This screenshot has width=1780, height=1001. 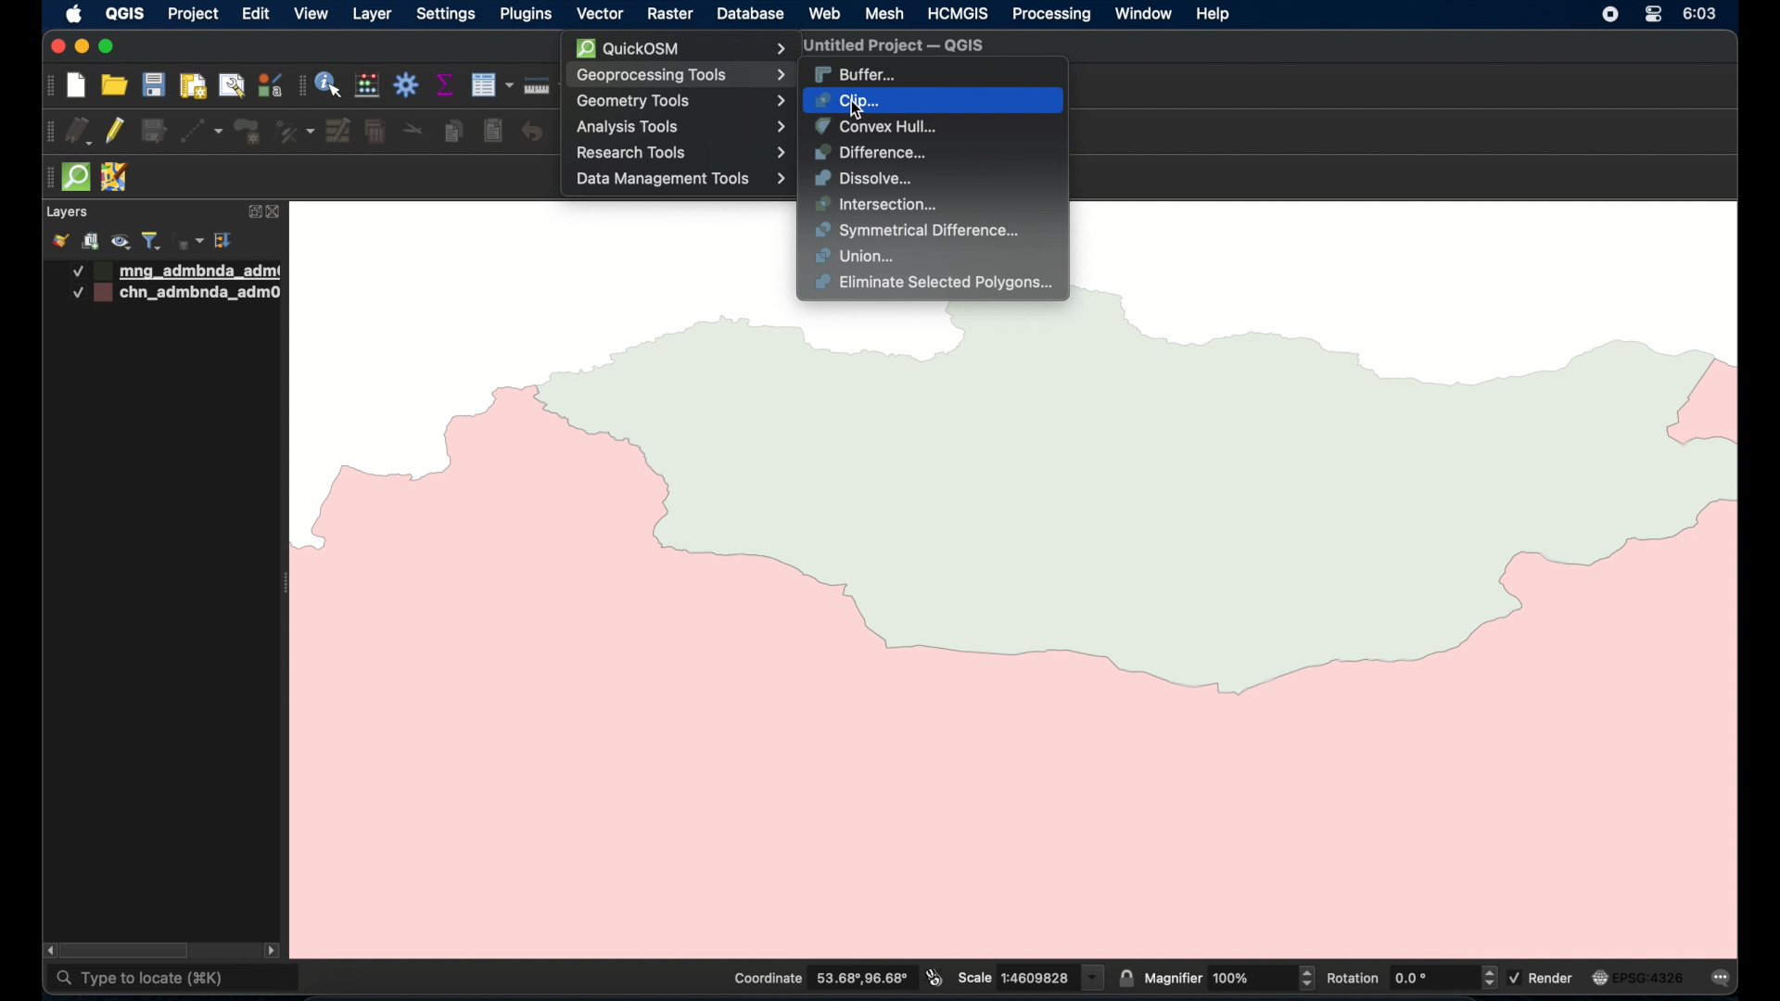 I want to click on open attribute table, so click(x=491, y=85).